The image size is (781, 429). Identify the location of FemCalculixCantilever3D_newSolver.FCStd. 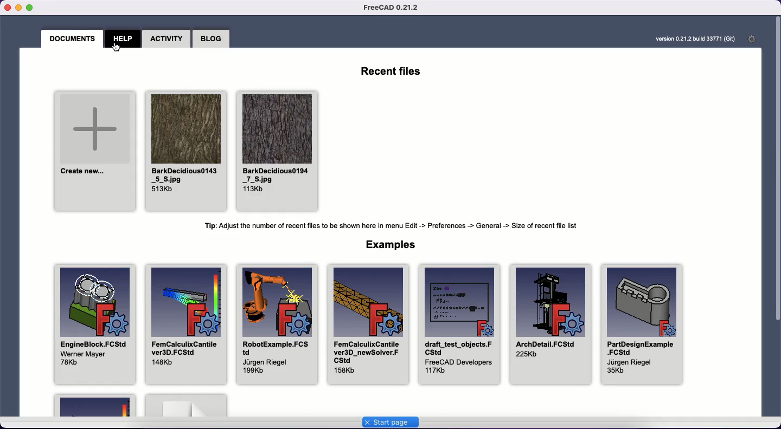
(366, 324).